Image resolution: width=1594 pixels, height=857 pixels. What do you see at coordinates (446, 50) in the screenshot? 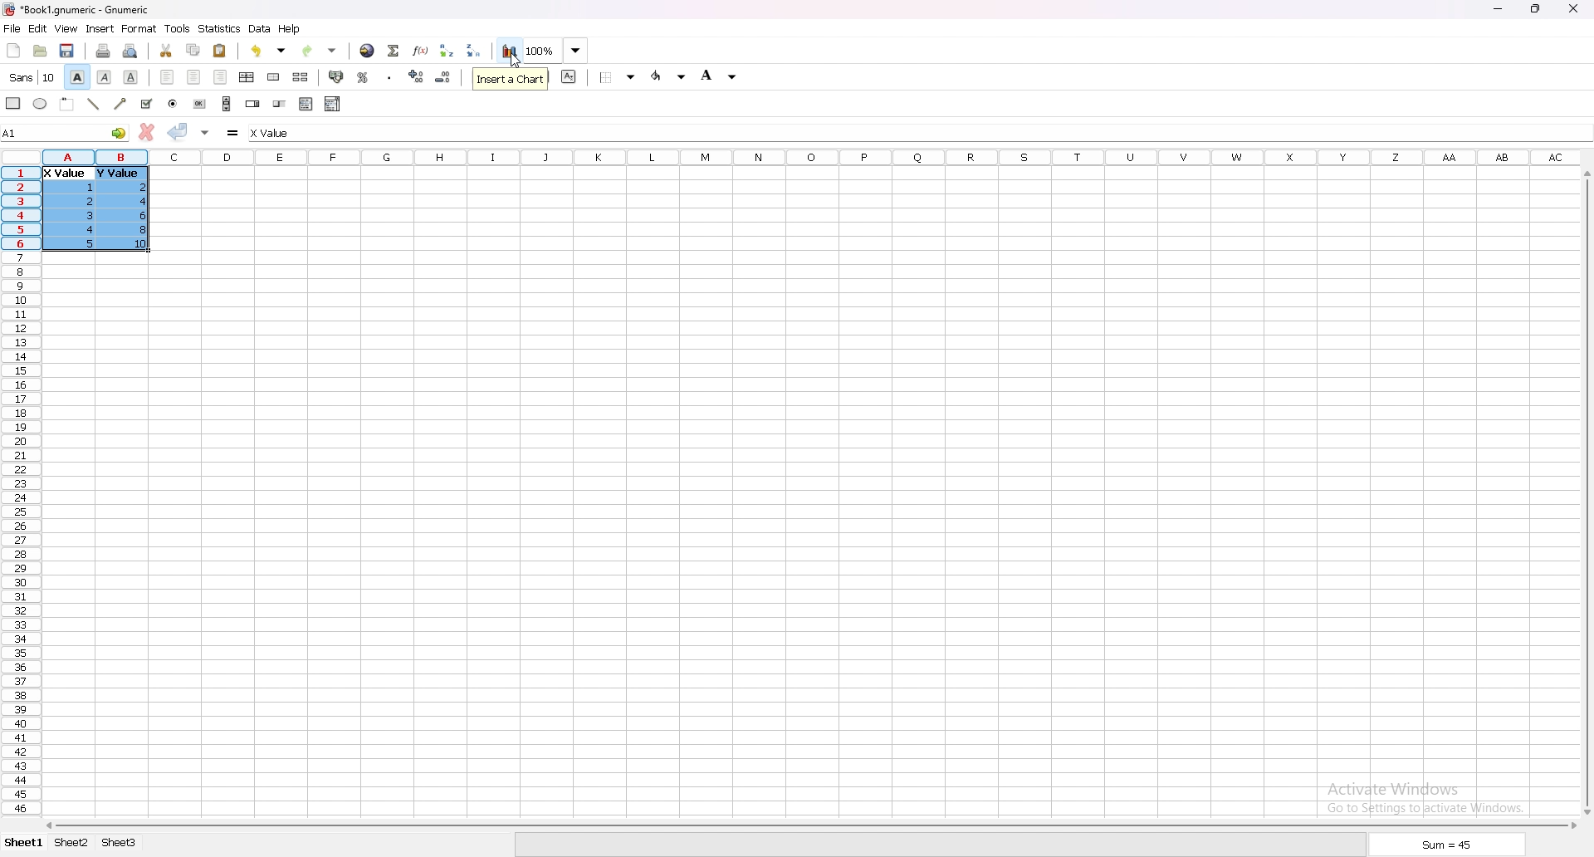
I see `sort ascending` at bounding box center [446, 50].